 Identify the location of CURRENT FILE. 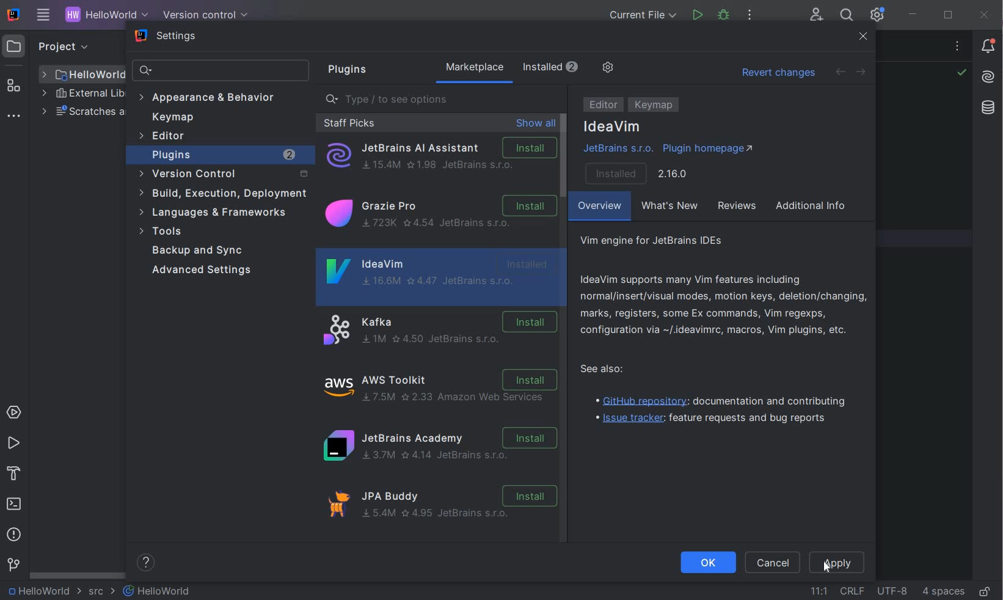
(643, 16).